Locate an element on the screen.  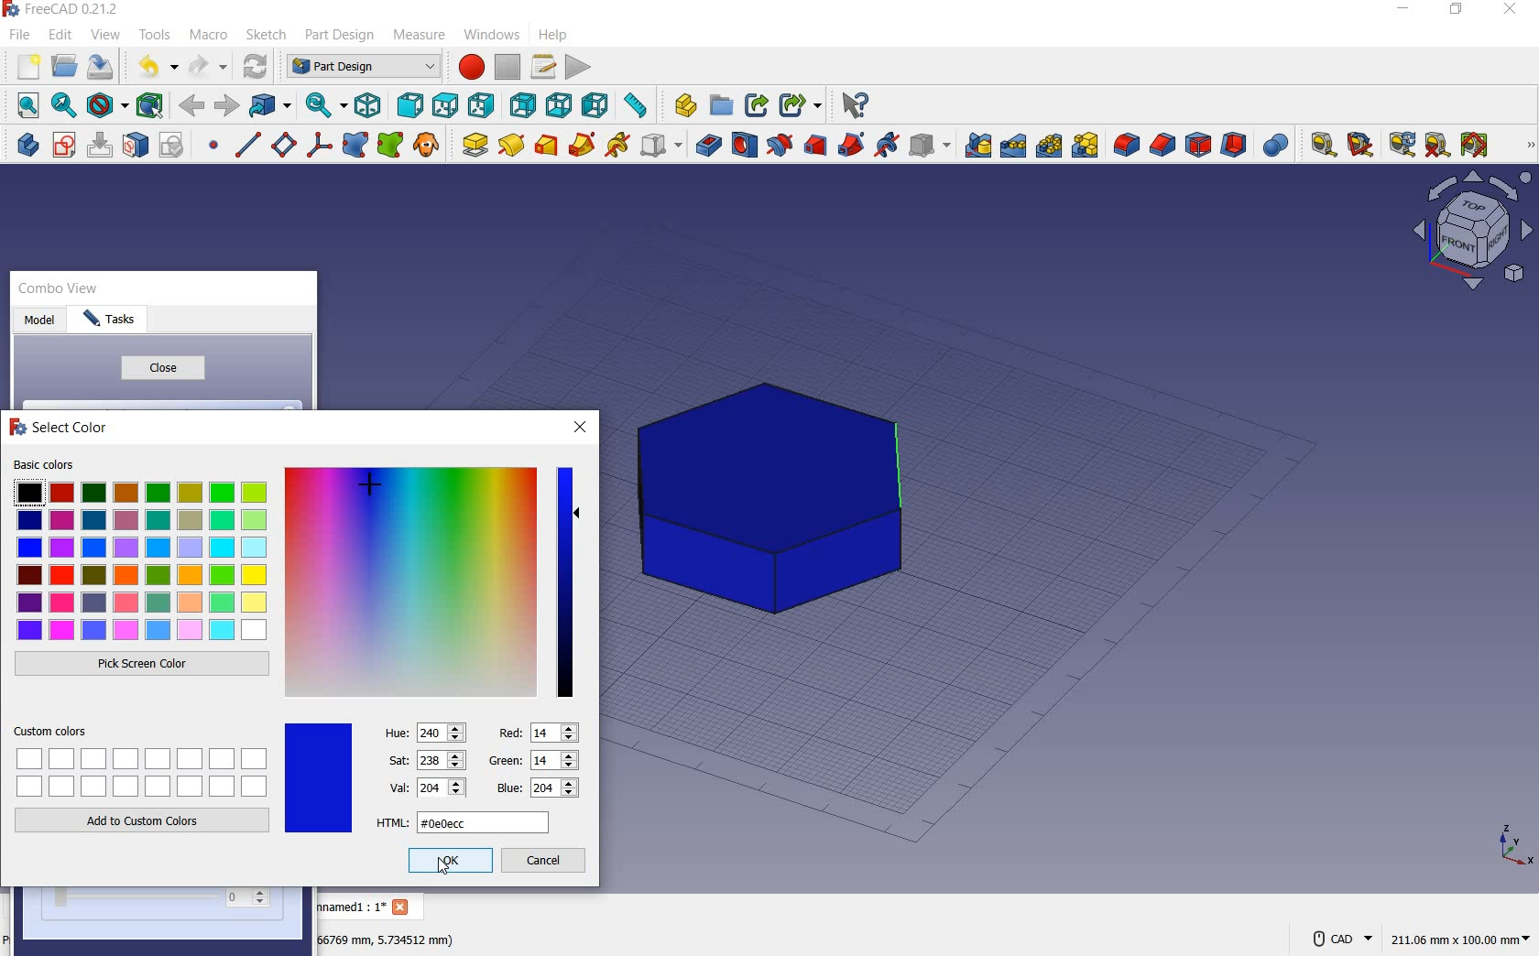
FreeCAD 0.21.2 (application details) is located at coordinates (63, 10).